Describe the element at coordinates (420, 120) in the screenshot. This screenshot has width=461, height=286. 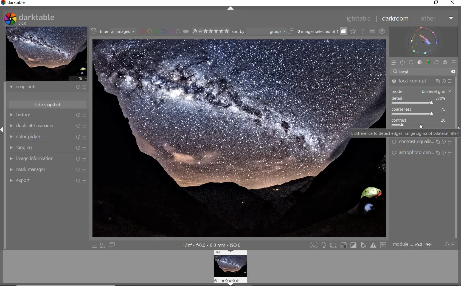
I see `contrast: 20` at that location.